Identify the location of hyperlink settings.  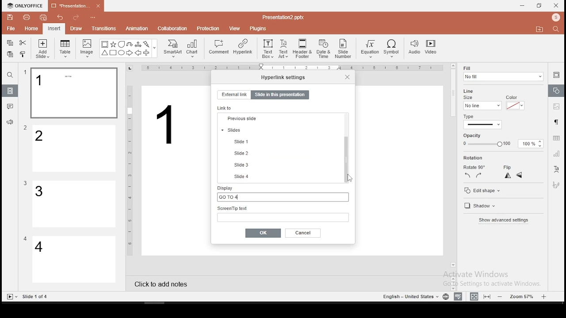
(283, 77).